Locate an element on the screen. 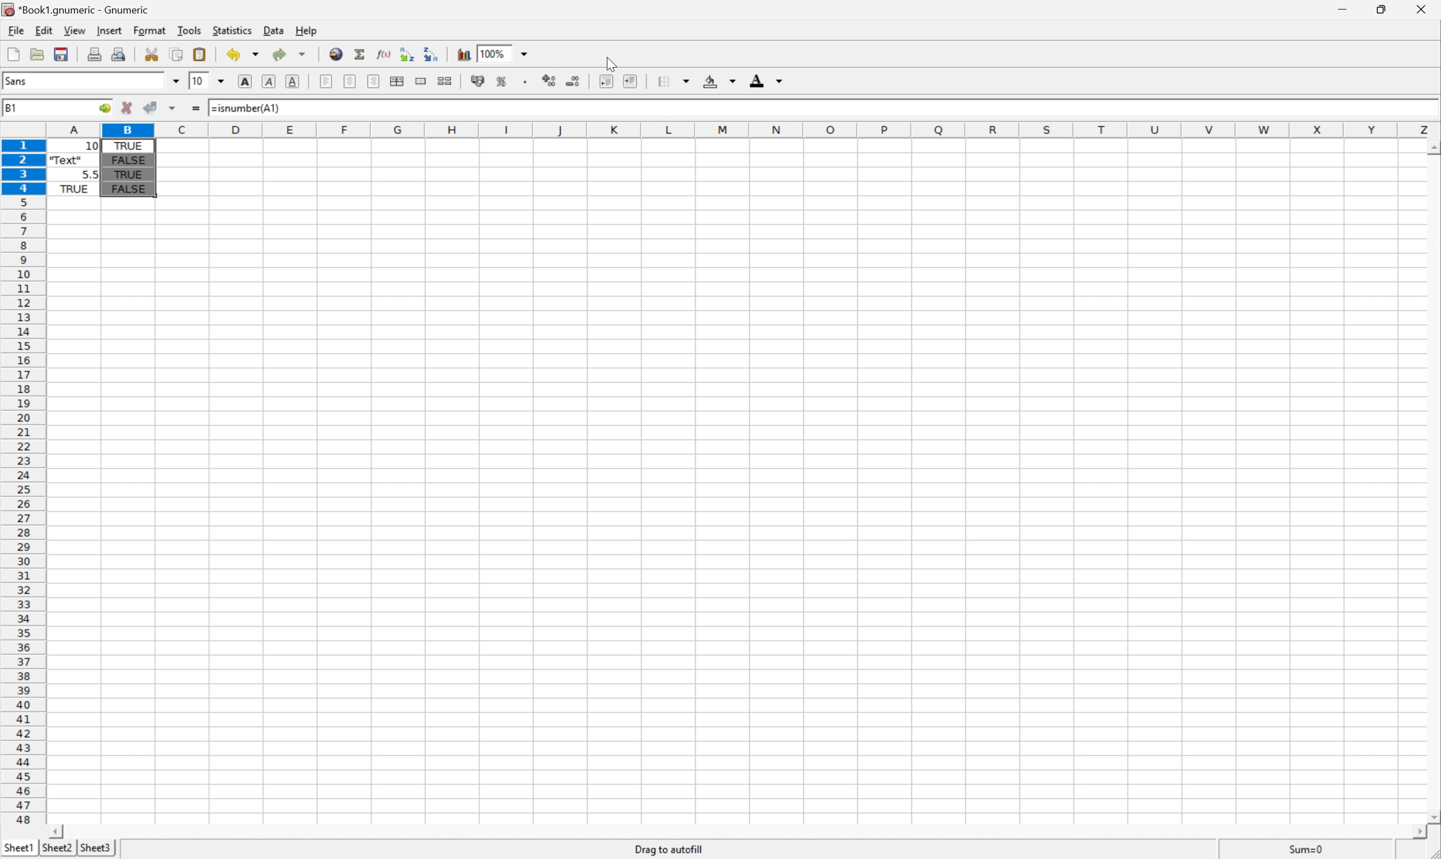 This screenshot has width=1441, height=859. Minimize is located at coordinates (1346, 9).